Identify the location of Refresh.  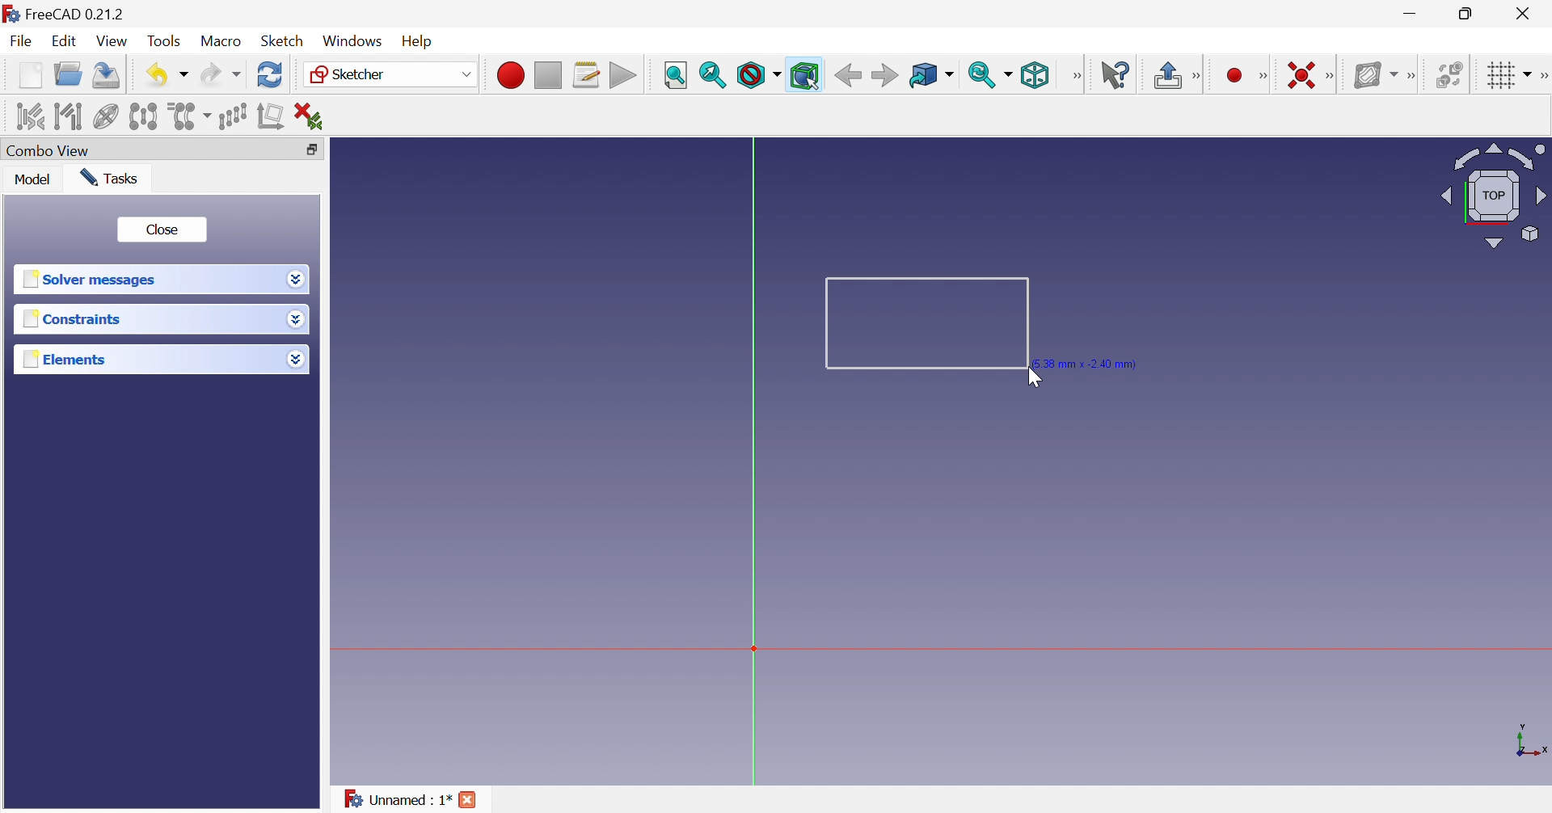
(271, 75).